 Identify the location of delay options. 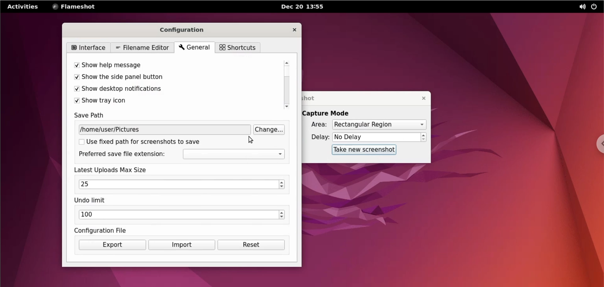
(376, 137).